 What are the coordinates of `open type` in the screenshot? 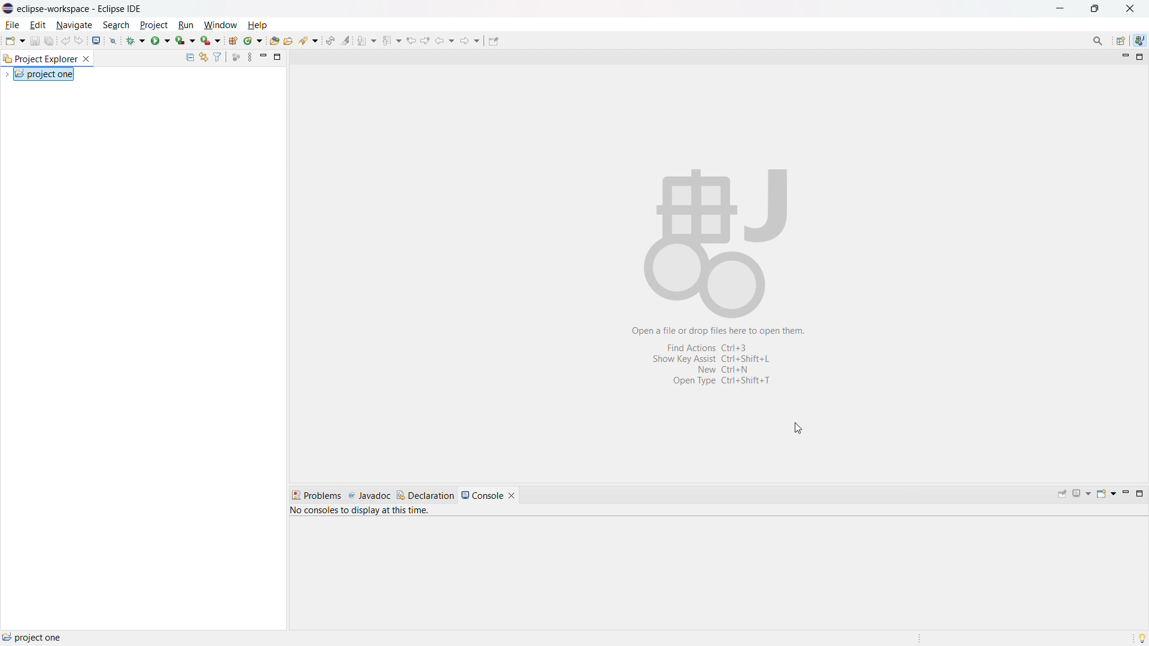 It's located at (275, 40).